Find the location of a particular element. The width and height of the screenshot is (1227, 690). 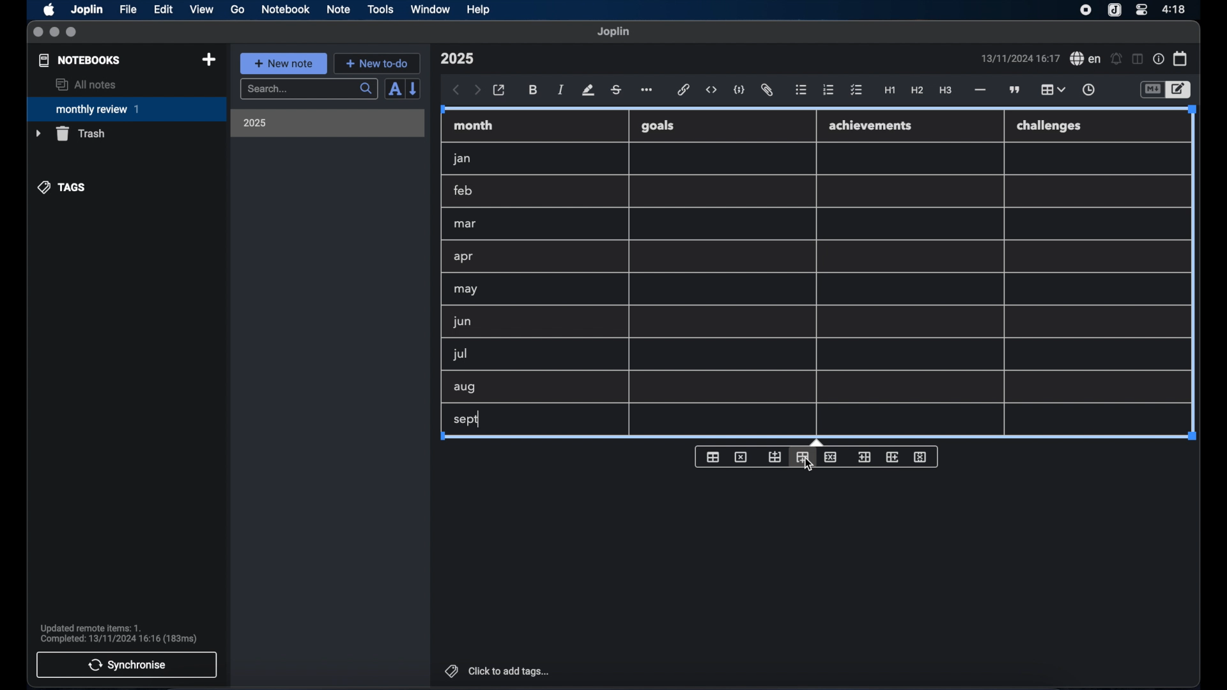

sync notification is located at coordinates (119, 634).